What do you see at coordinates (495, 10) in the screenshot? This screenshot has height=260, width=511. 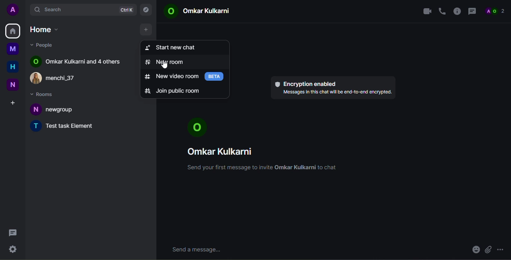 I see `people` at bounding box center [495, 10].